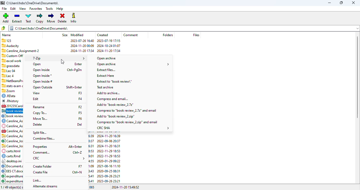  What do you see at coordinates (3, 28) in the screenshot?
I see `browse folders` at bounding box center [3, 28].